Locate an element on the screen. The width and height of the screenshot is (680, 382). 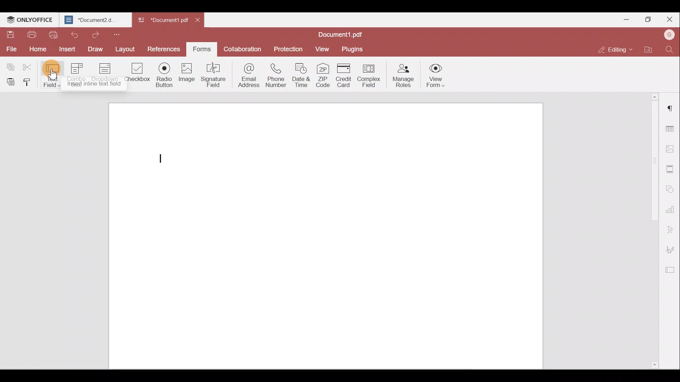
Manage roles is located at coordinates (405, 76).